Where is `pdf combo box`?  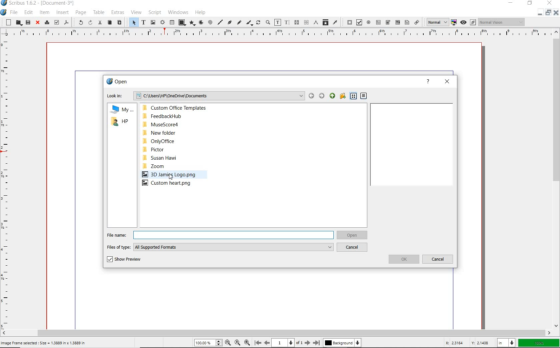 pdf combo box is located at coordinates (397, 22).